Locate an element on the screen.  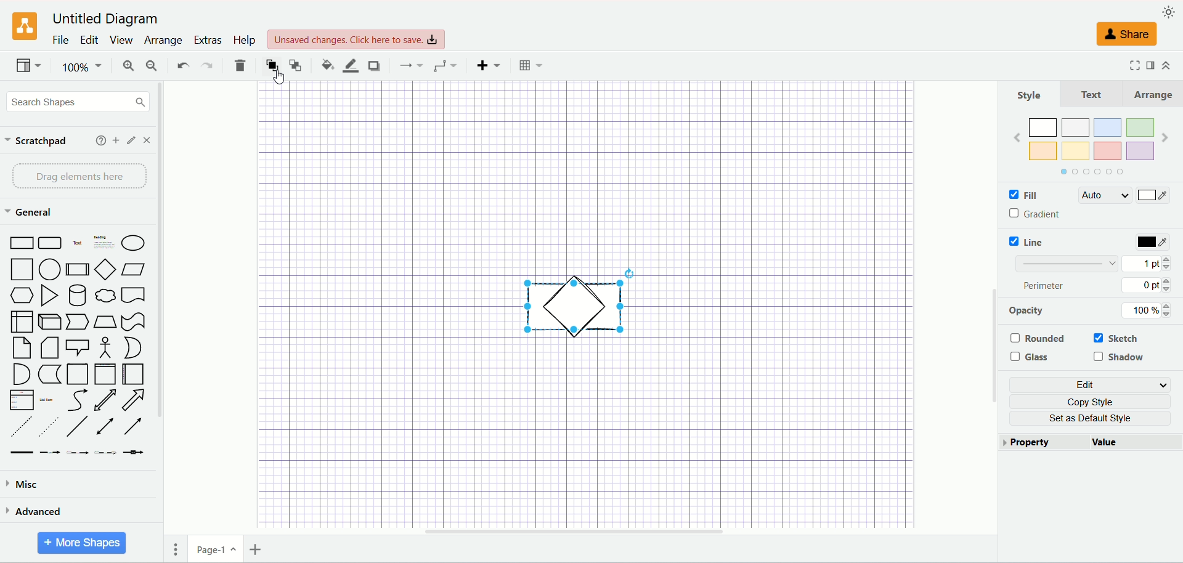
logo is located at coordinates (23, 27).